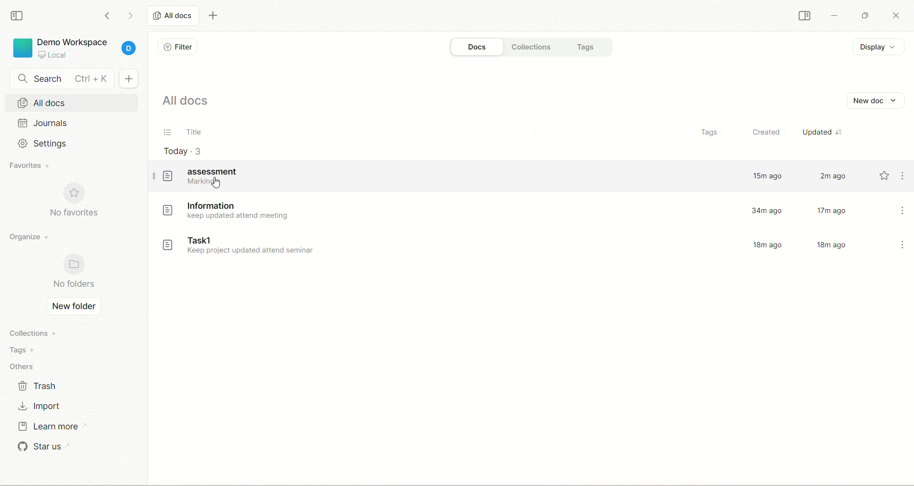 Image resolution: width=914 pixels, height=486 pixels. I want to click on new document, so click(877, 100).